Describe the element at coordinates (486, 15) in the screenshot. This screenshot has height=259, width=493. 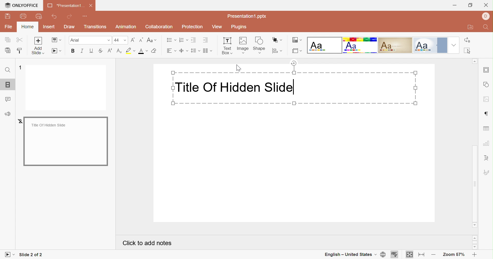
I see `profile` at that location.